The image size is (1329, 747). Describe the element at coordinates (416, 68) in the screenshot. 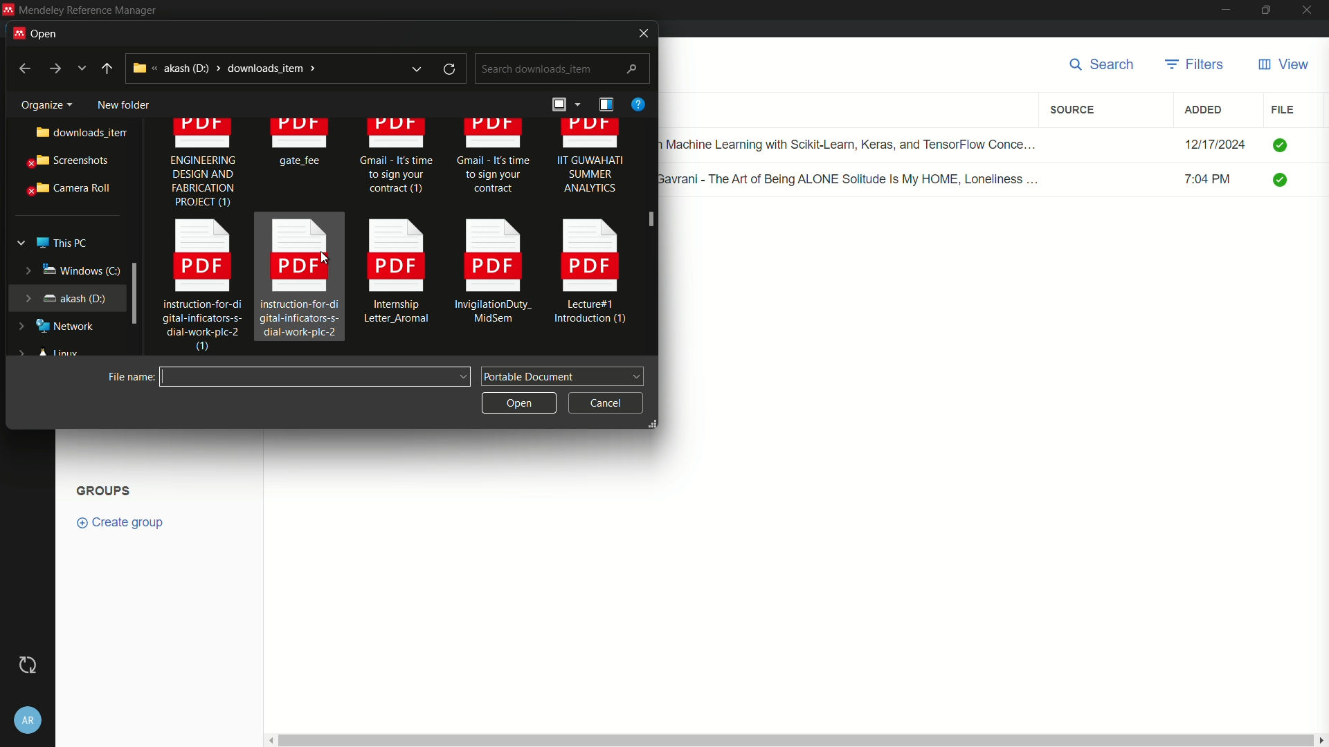

I see `expand` at that location.